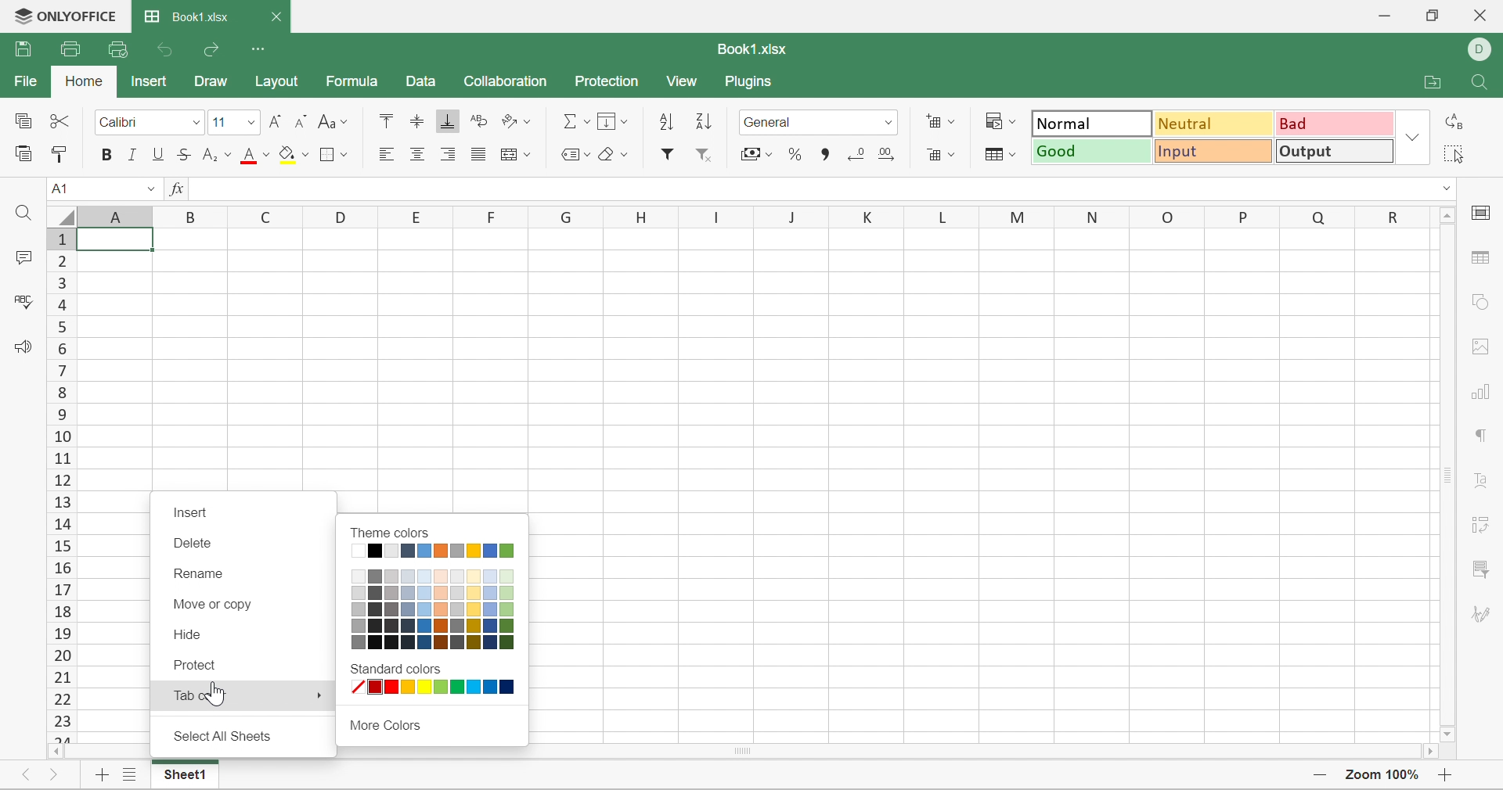 This screenshot has height=790, width=1503. I want to click on 13, so click(64, 503).